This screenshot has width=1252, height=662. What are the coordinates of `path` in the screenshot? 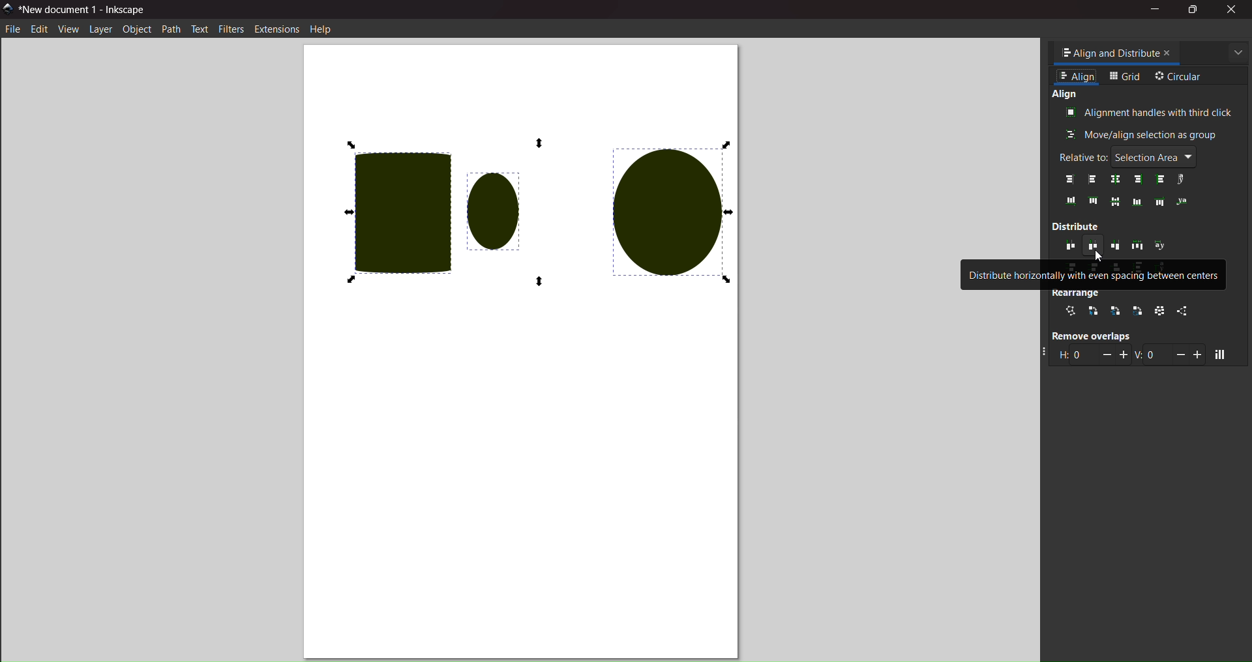 It's located at (171, 29).